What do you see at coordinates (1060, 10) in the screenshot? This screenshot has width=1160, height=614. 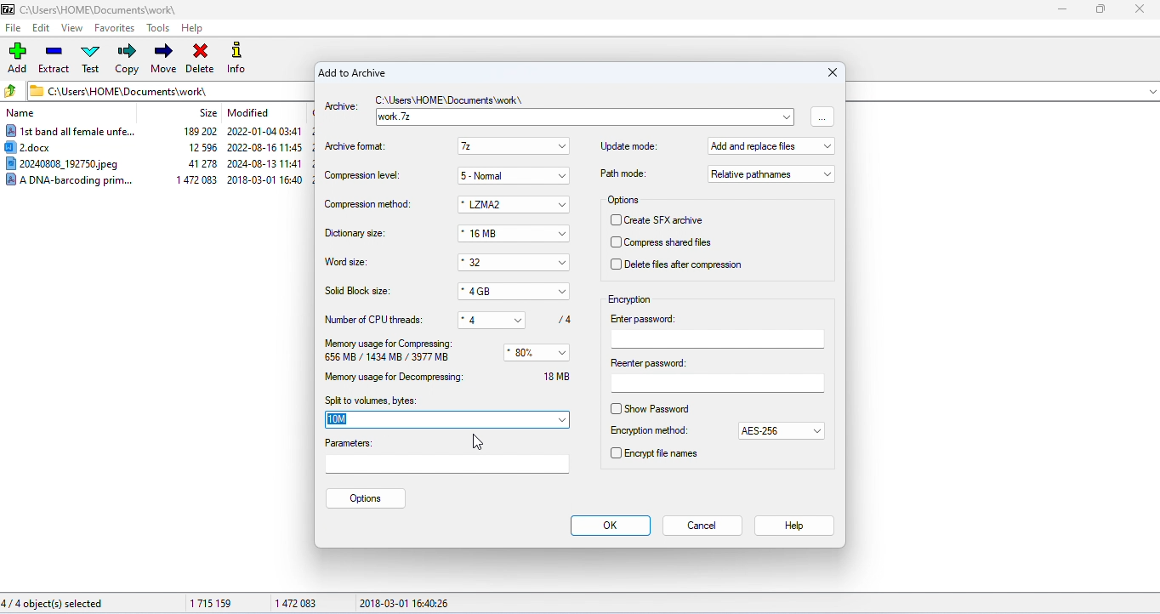 I see `minimize` at bounding box center [1060, 10].